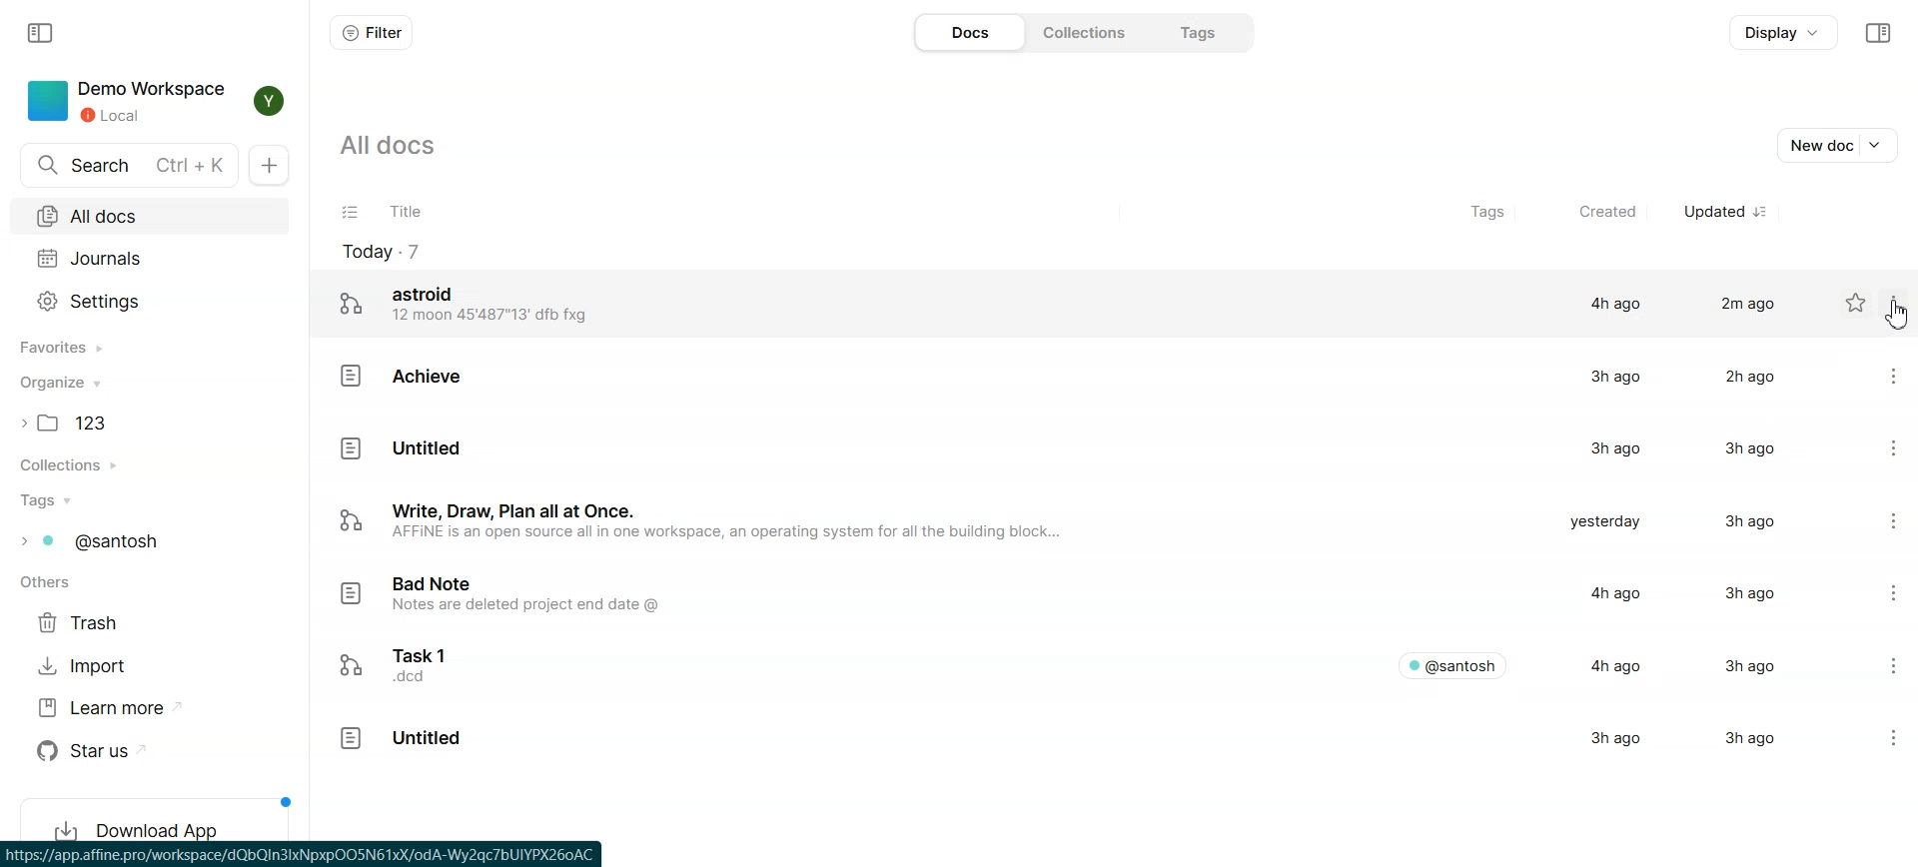 This screenshot has height=867, width=1918. What do you see at coordinates (1742, 664) in the screenshot?
I see `3hago` at bounding box center [1742, 664].